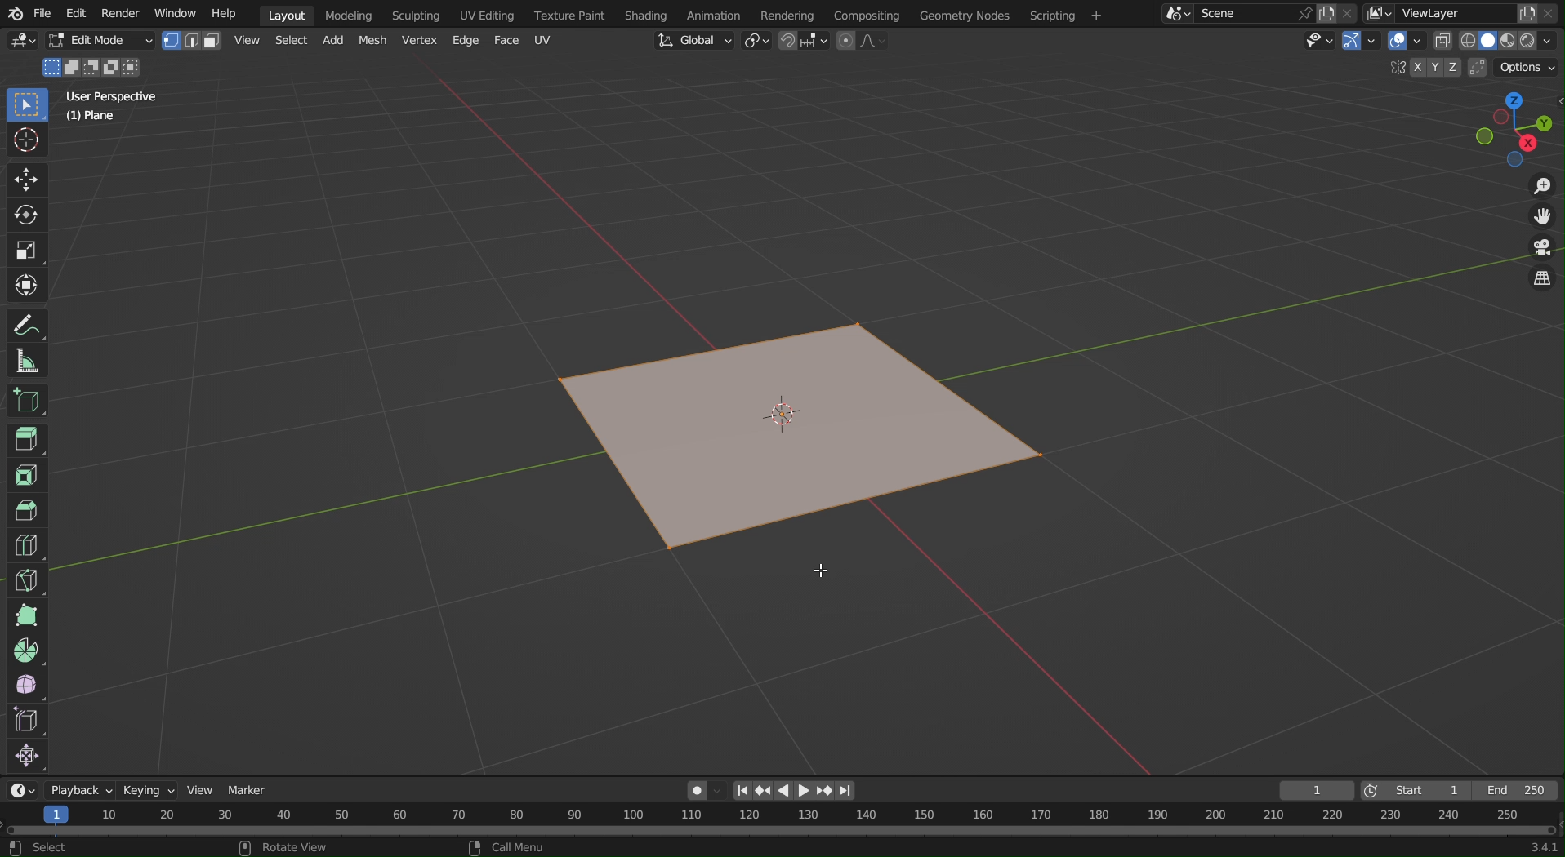 The image size is (1565, 857). Describe the element at coordinates (222, 13) in the screenshot. I see `Help` at that location.